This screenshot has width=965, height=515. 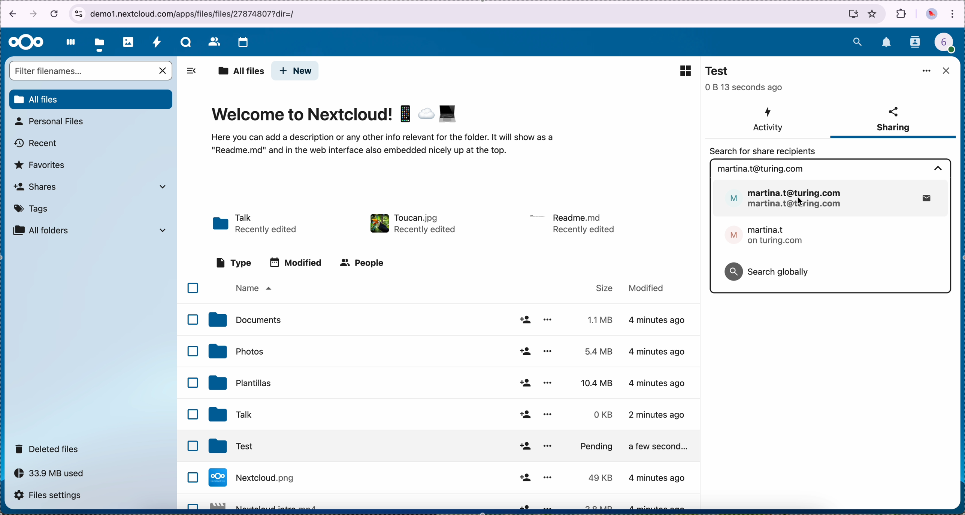 What do you see at coordinates (760, 169) in the screenshot?
I see `email` at bounding box center [760, 169].